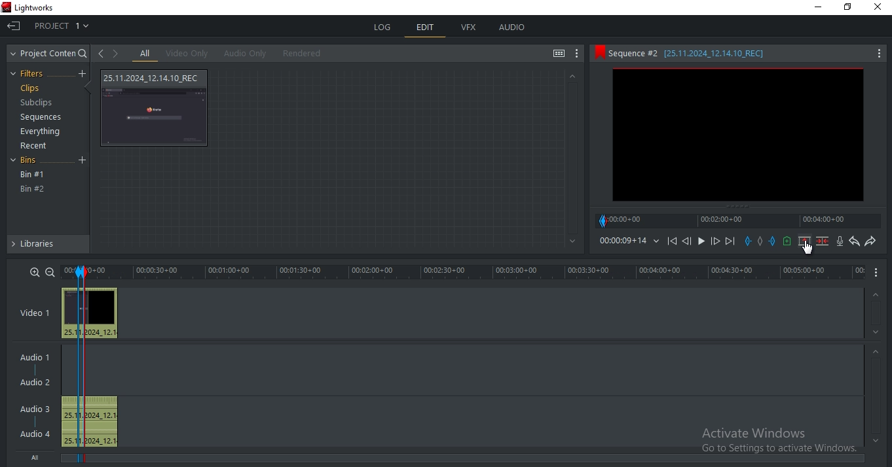 Image resolution: width=892 pixels, height=467 pixels. What do you see at coordinates (578, 55) in the screenshot?
I see `show settings menu` at bounding box center [578, 55].